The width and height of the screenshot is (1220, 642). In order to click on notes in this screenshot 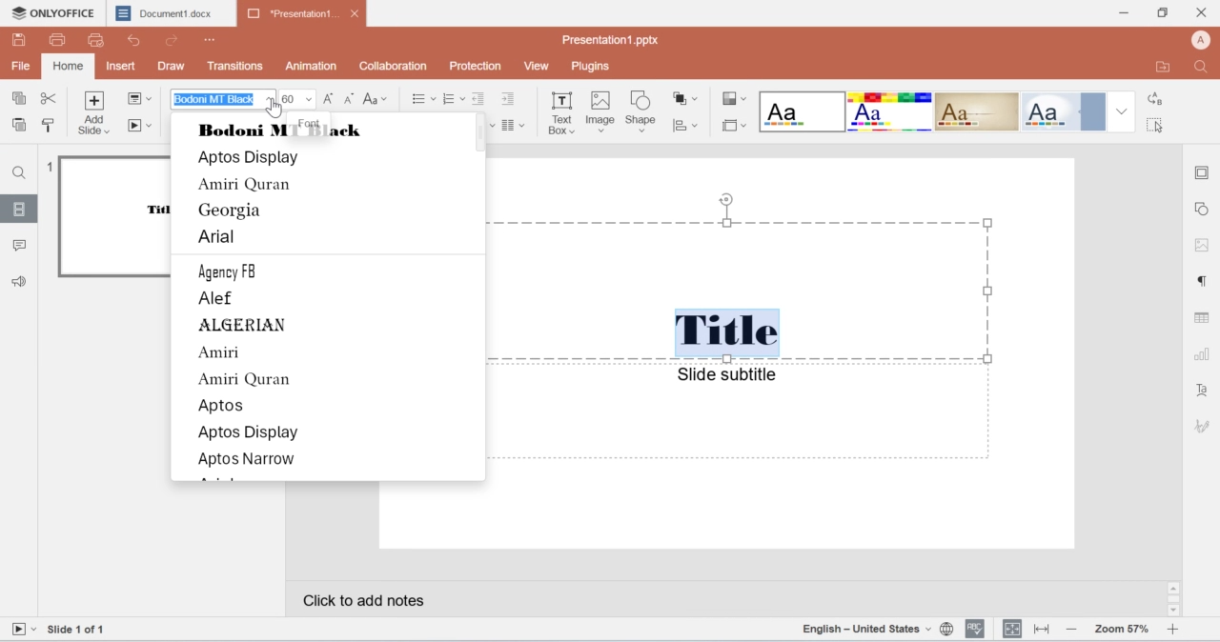, I will do `click(410, 603)`.